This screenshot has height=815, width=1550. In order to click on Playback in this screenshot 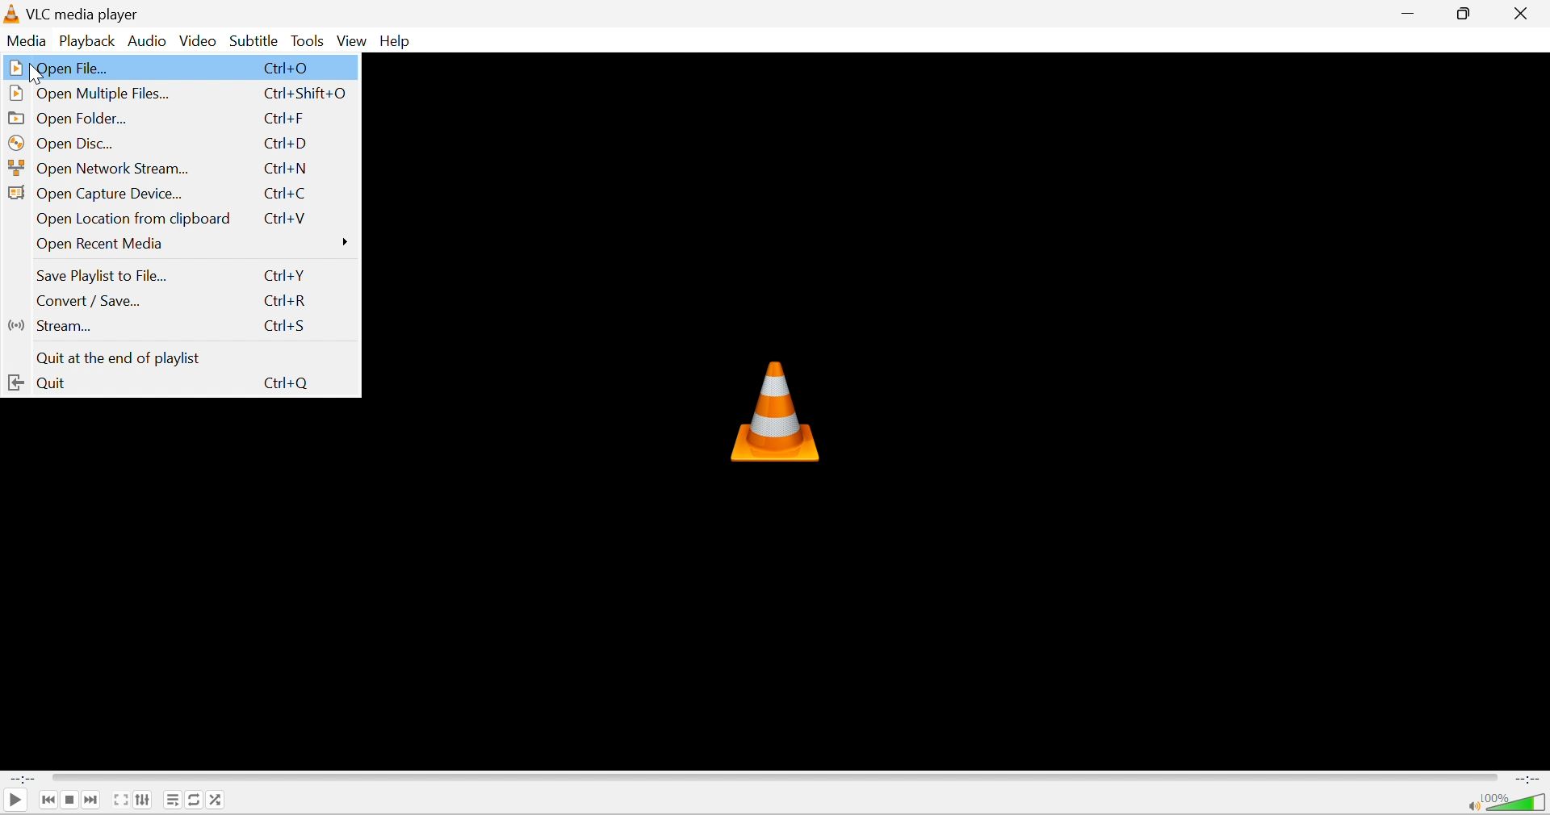, I will do `click(90, 43)`.